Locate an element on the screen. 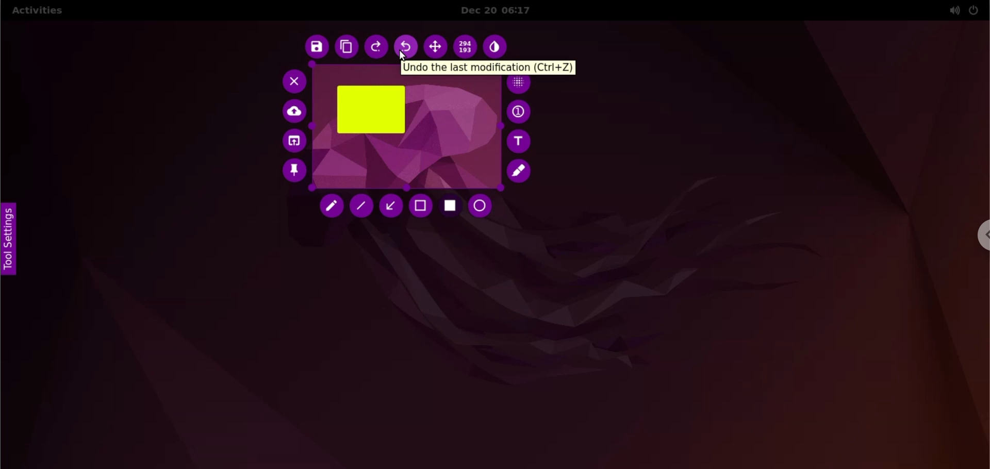  activities is located at coordinates (37, 12).